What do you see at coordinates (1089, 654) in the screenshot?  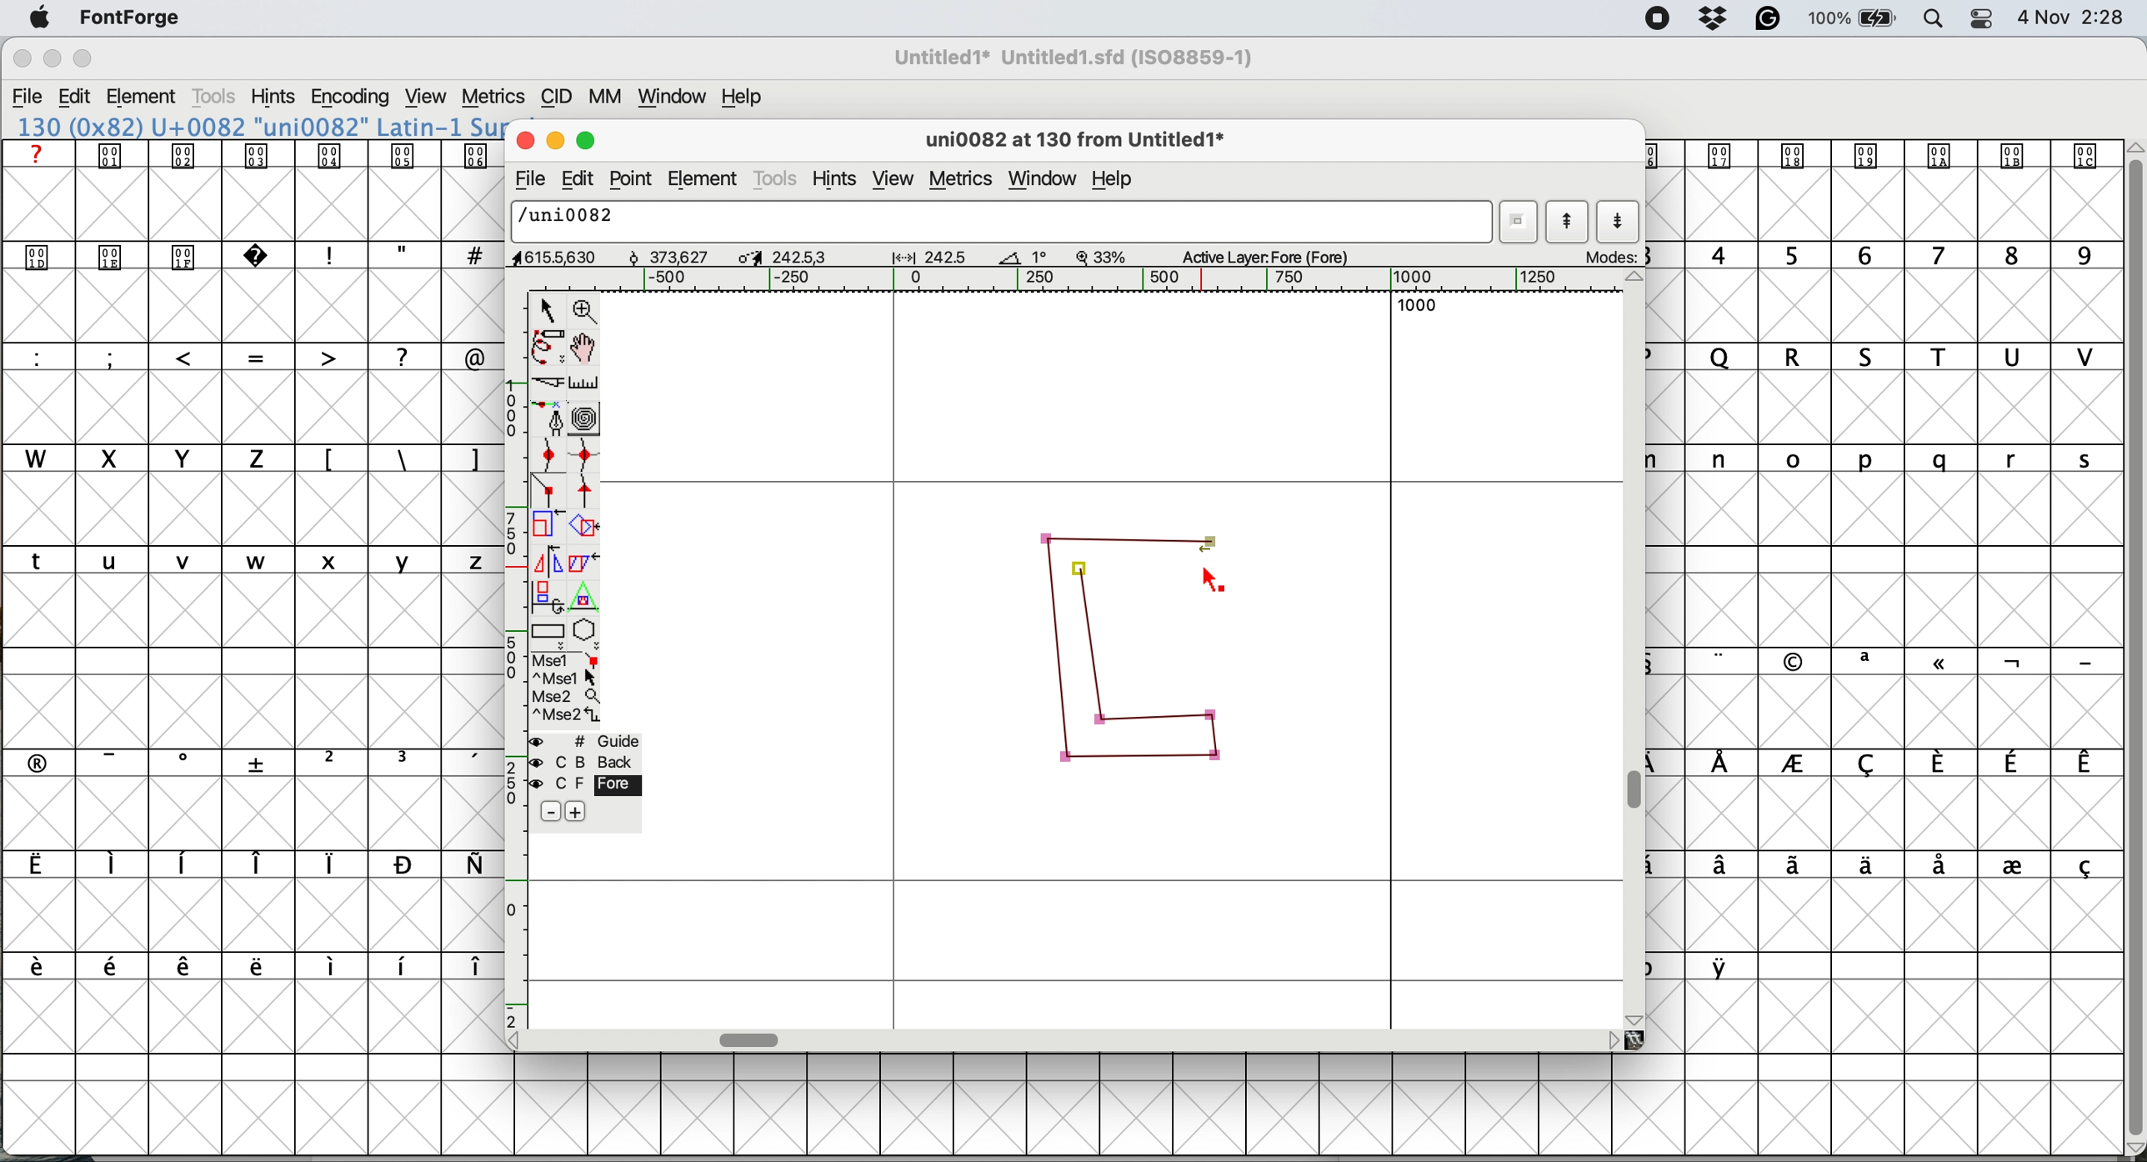 I see `corner points connected` at bounding box center [1089, 654].